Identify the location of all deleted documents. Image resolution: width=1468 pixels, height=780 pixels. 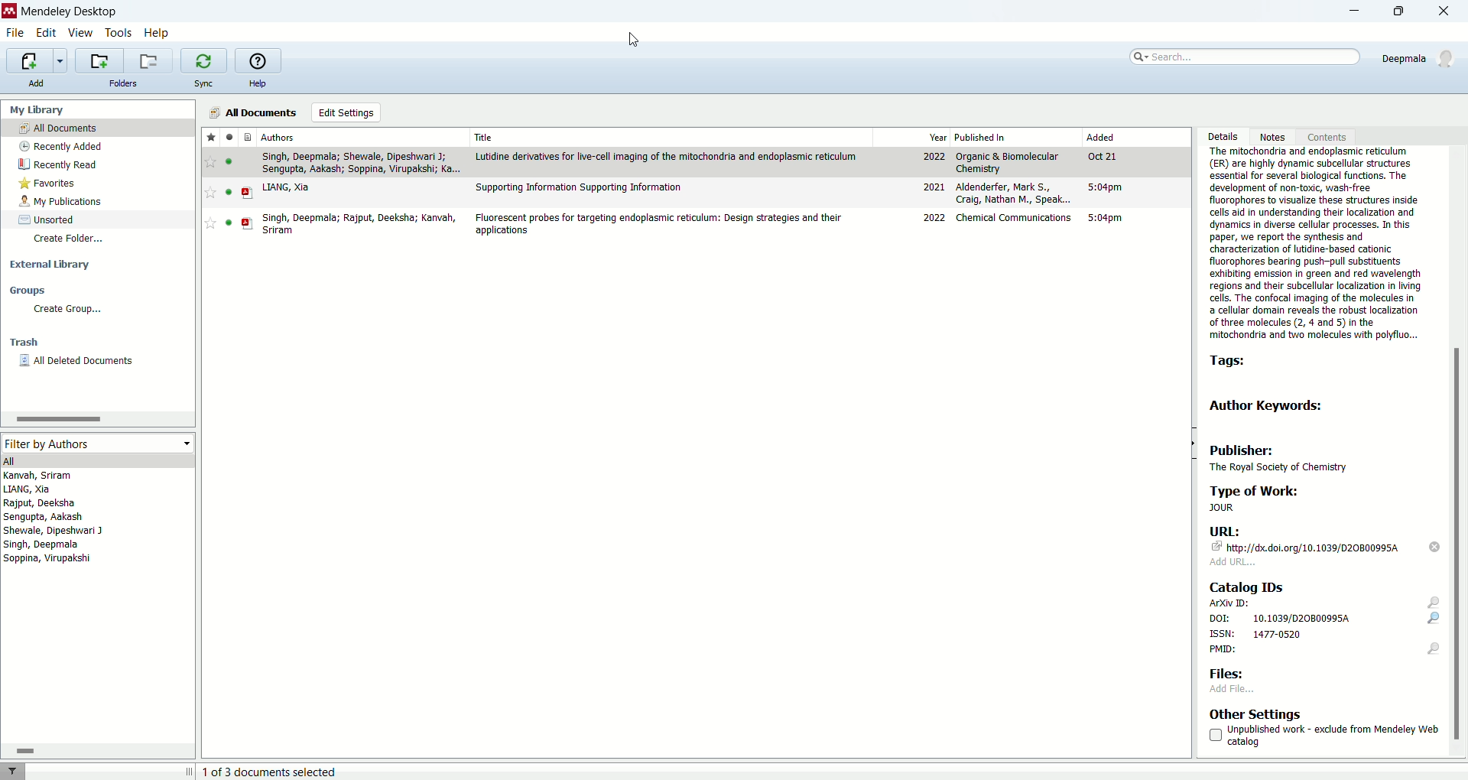
(78, 361).